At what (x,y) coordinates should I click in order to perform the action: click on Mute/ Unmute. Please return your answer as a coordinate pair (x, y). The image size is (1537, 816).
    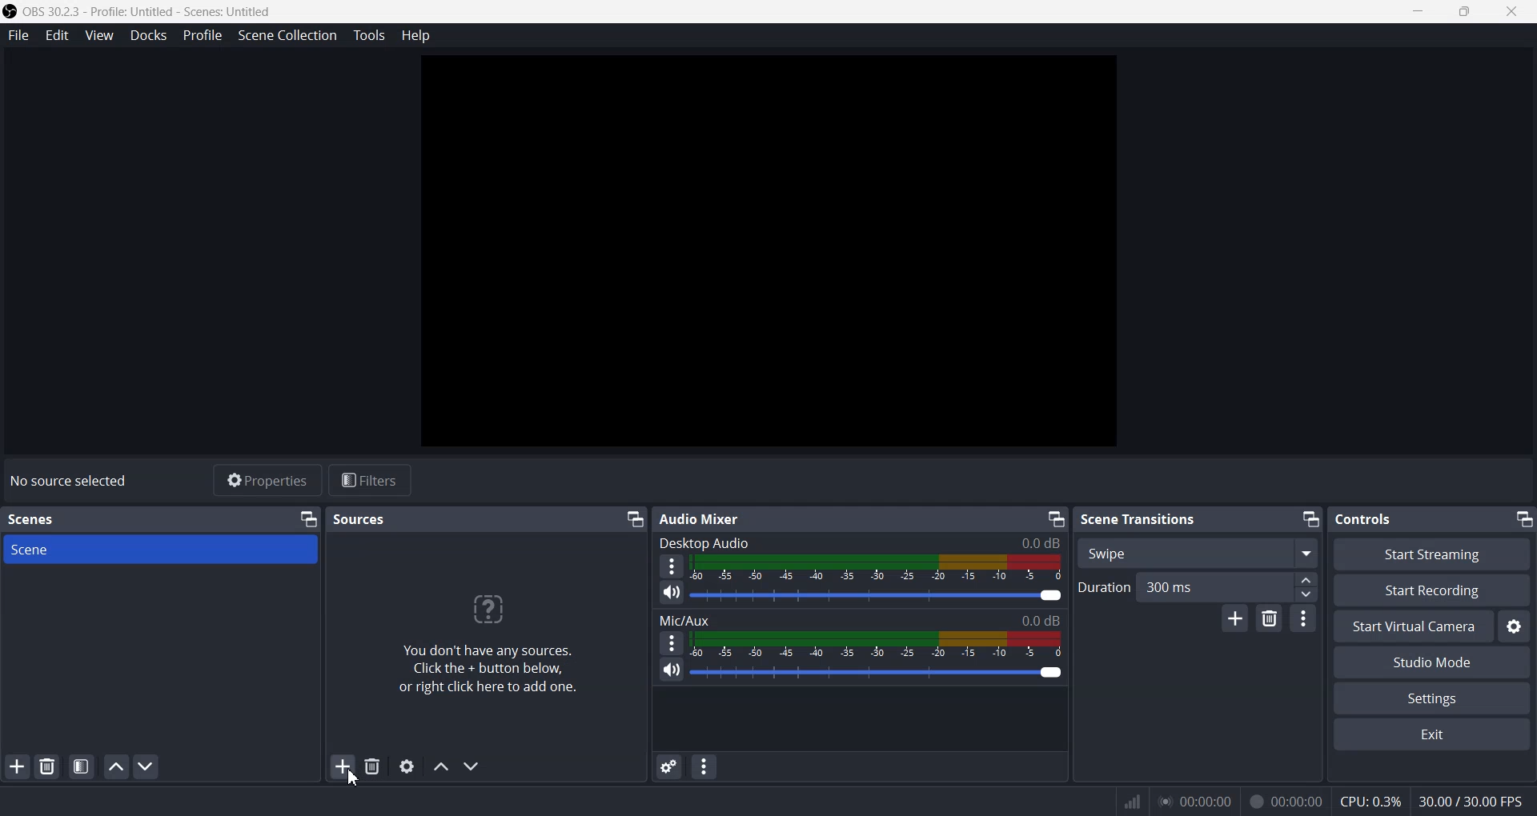
    Looking at the image, I should click on (672, 594).